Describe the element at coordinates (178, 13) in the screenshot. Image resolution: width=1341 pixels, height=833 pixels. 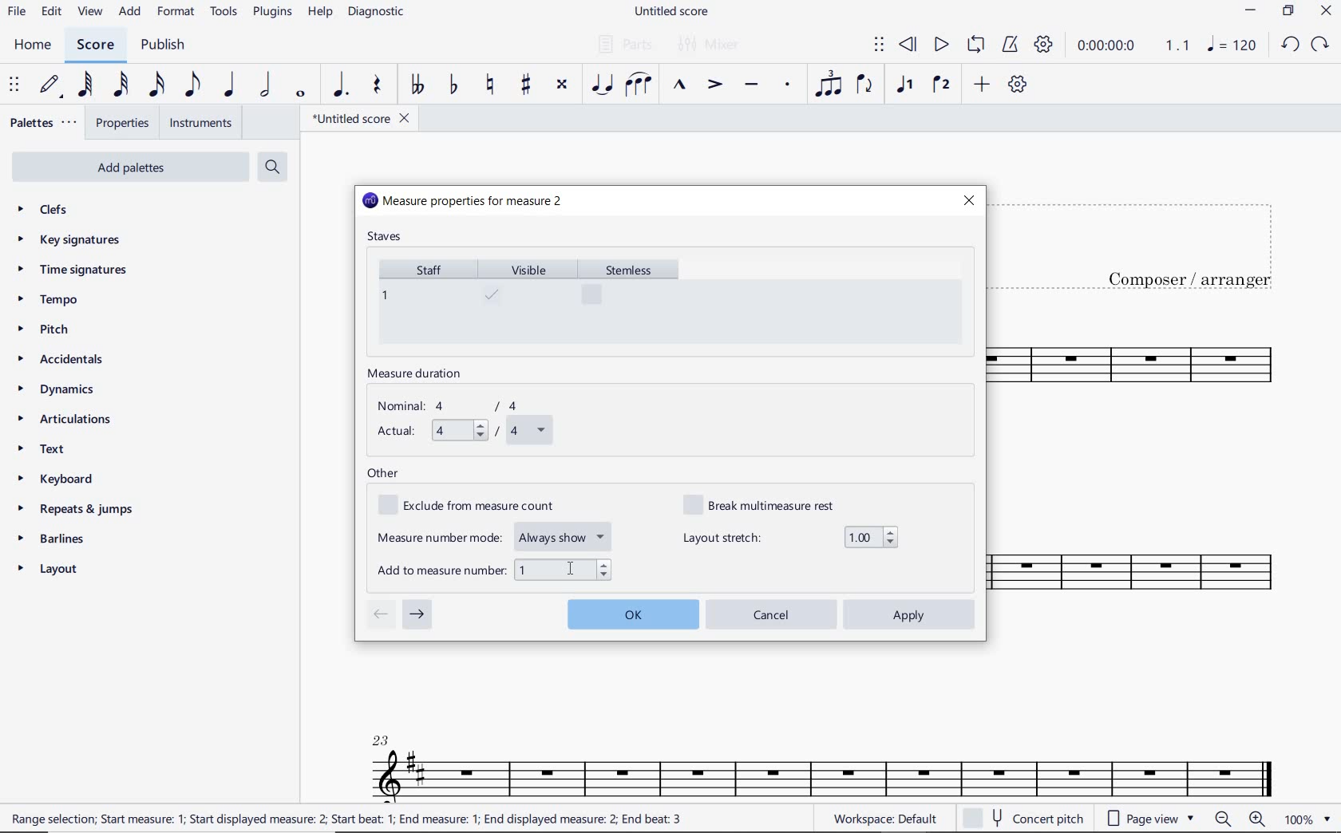
I see `FORMAT` at that location.